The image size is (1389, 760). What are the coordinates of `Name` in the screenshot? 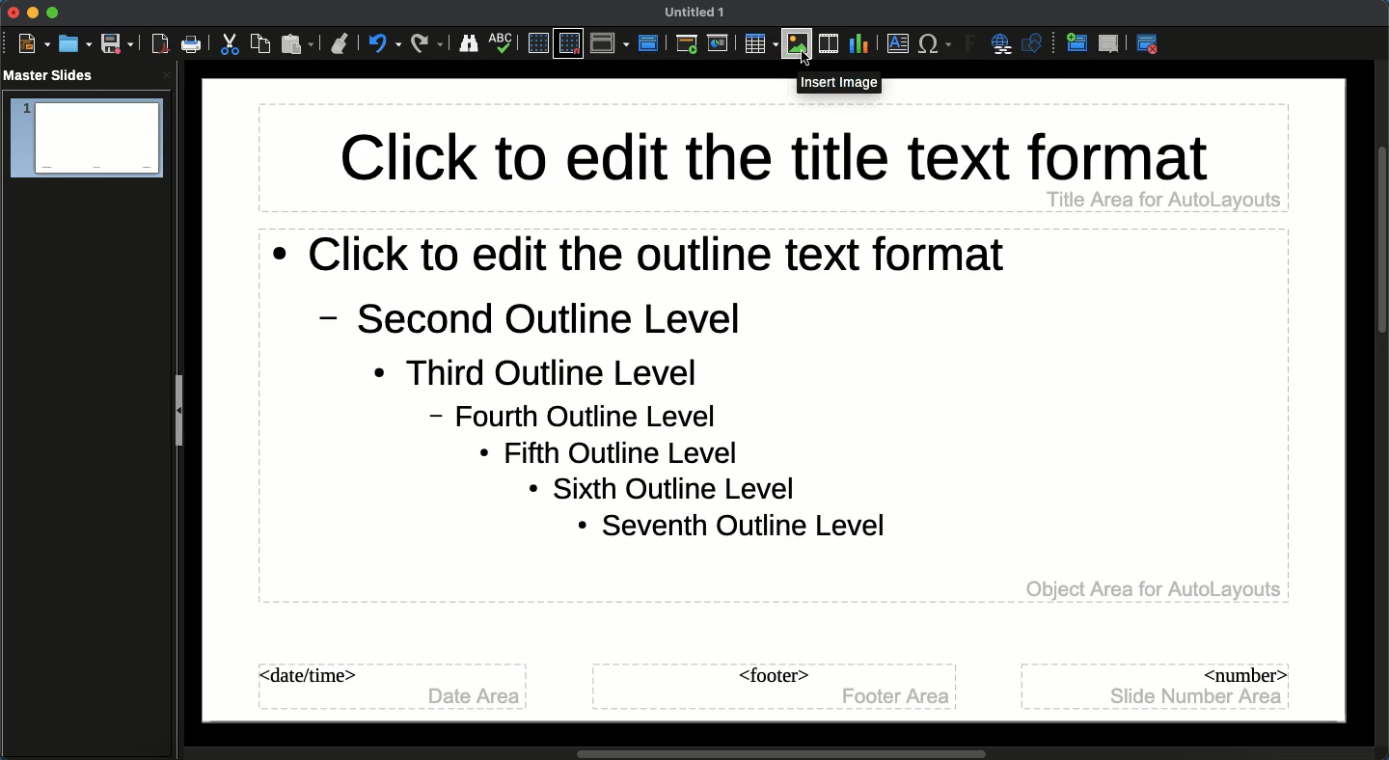 It's located at (691, 12).